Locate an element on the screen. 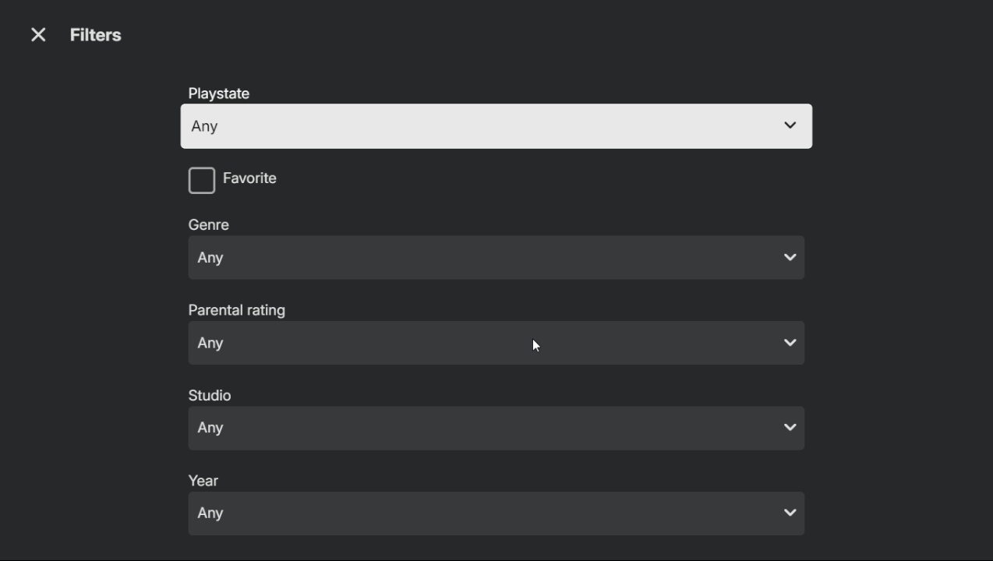 This screenshot has width=993, height=561. Any is located at coordinates (497, 344).